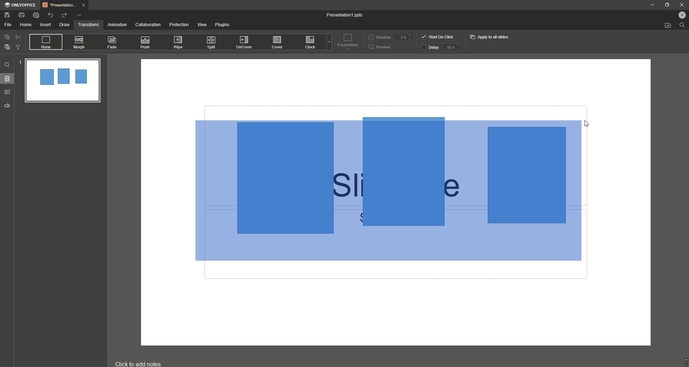  What do you see at coordinates (385, 194) in the screenshot?
I see `Drag screen (selected 3 shapes)` at bounding box center [385, 194].